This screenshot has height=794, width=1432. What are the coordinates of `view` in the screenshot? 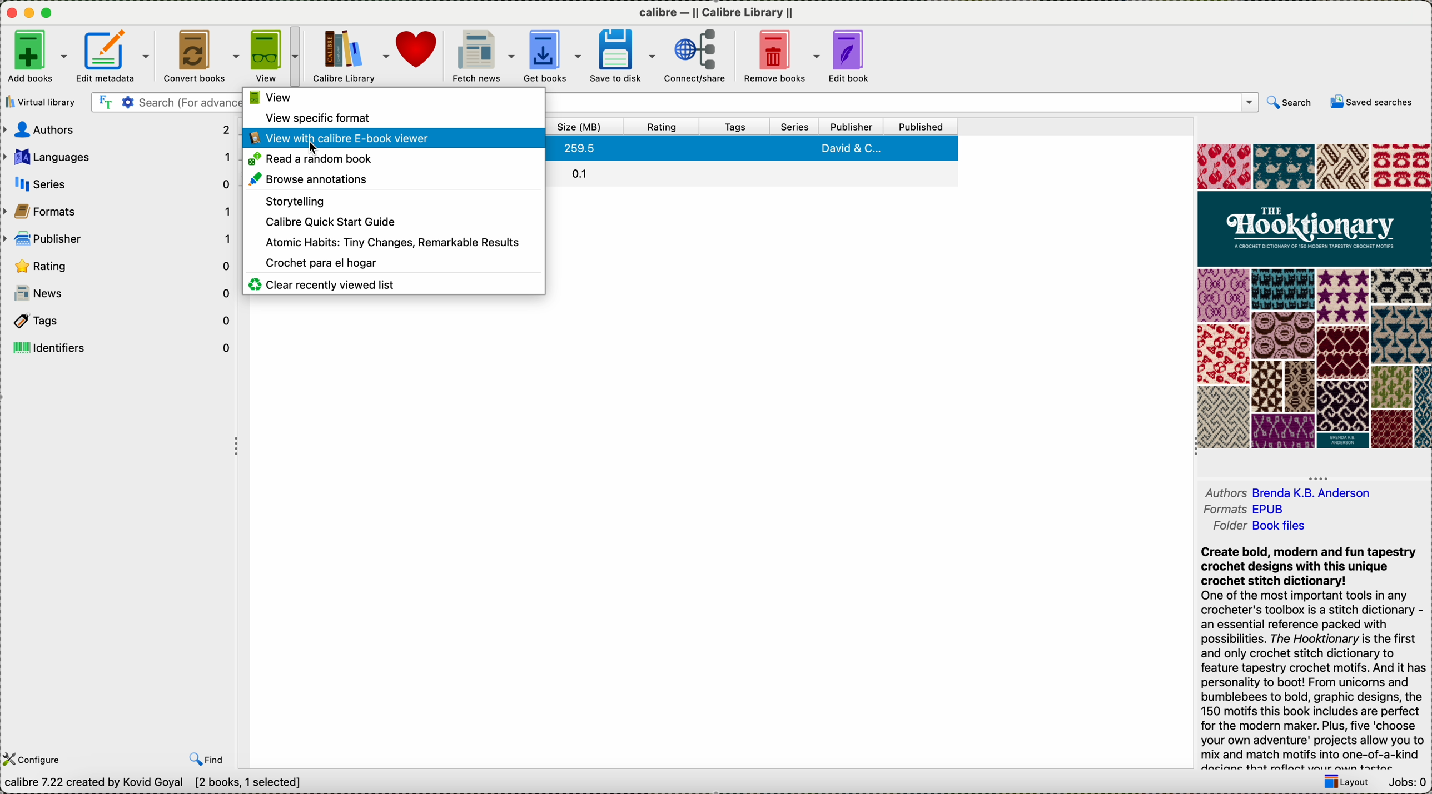 It's located at (269, 98).